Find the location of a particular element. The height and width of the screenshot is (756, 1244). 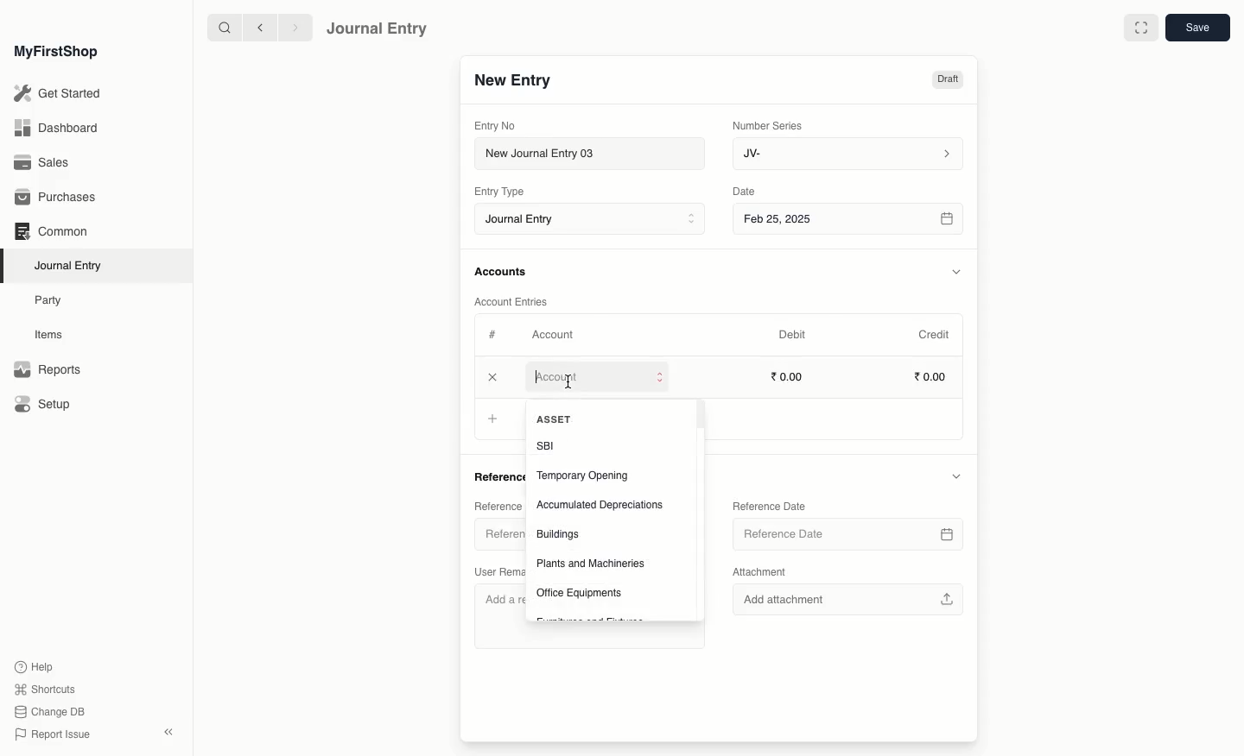

Office Equipments is located at coordinates (583, 593).